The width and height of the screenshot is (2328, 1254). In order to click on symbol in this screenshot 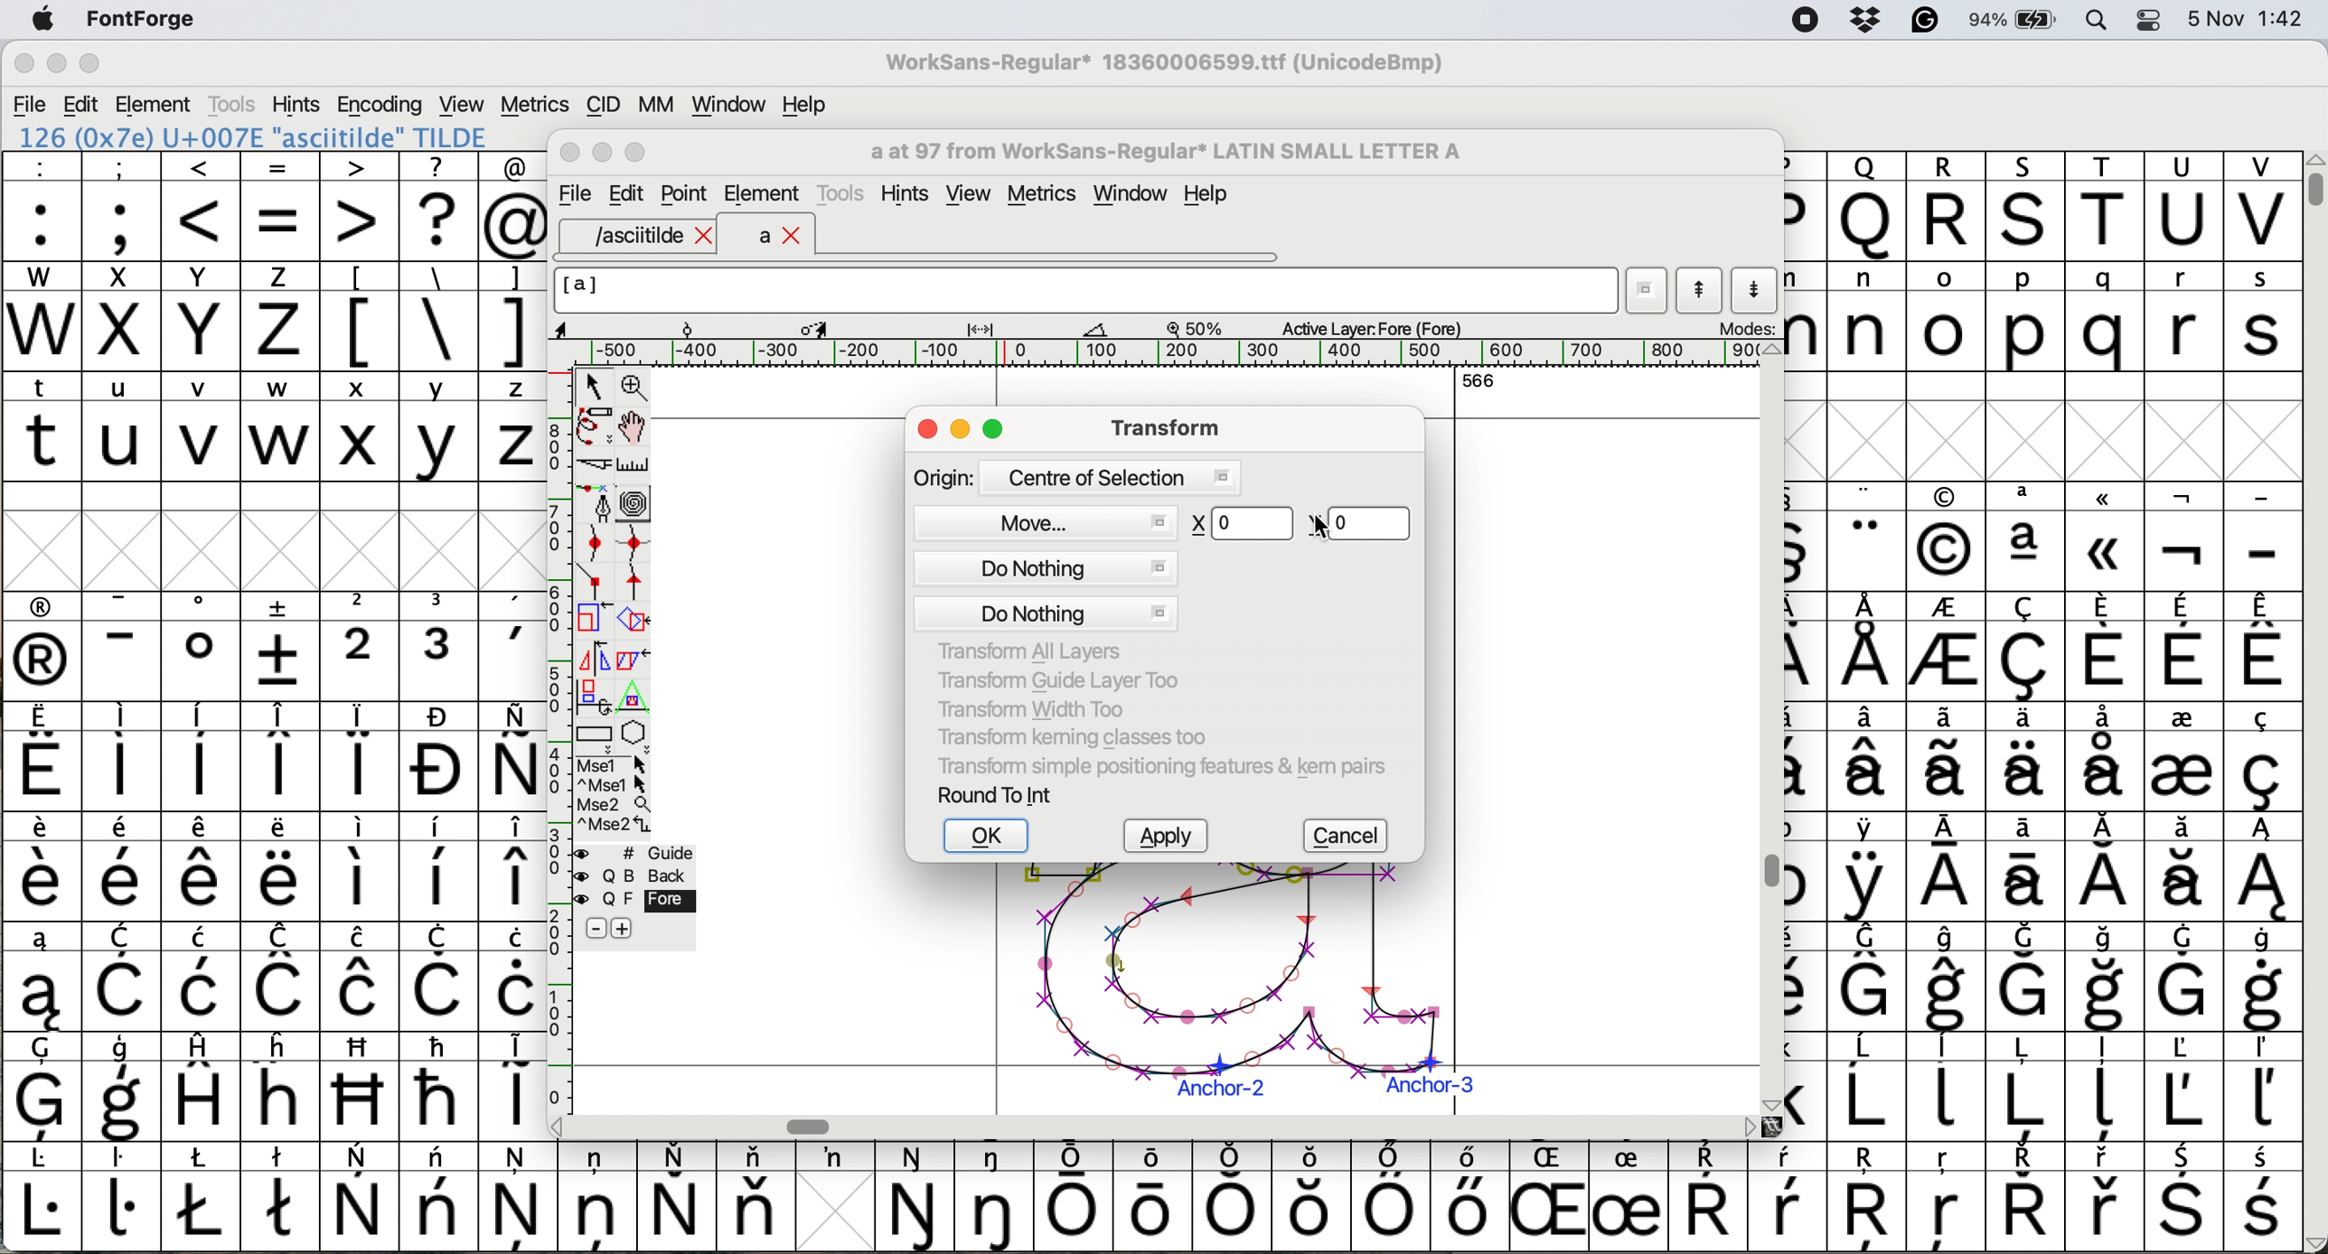, I will do `click(2186, 538)`.